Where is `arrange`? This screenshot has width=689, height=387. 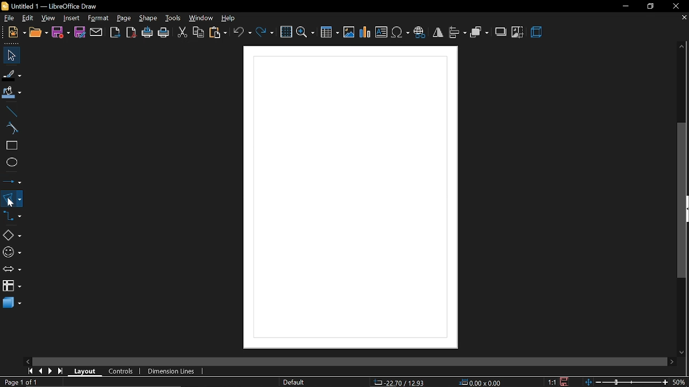
arrange is located at coordinates (479, 32).